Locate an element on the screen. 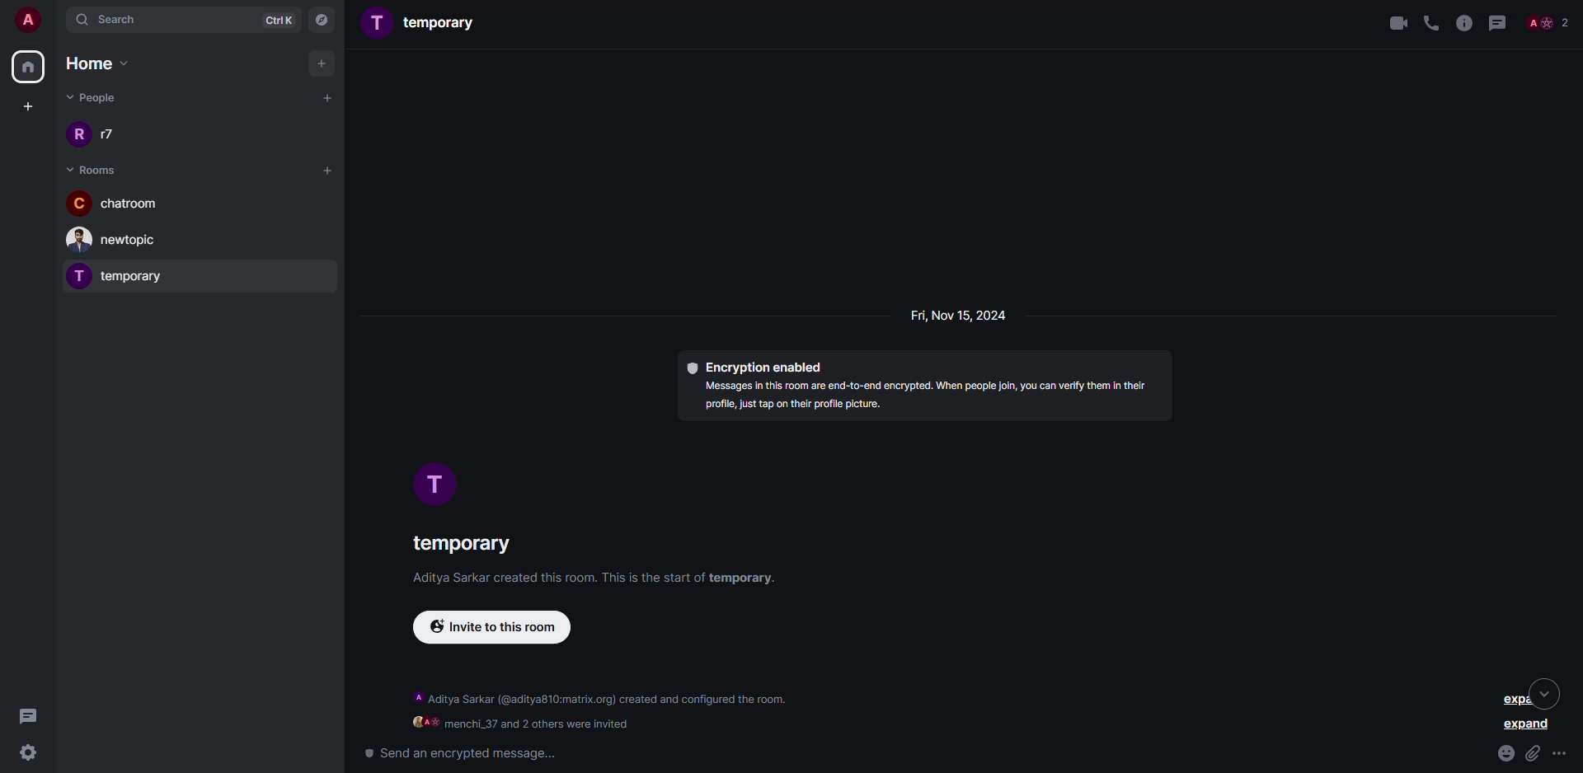  expand is located at coordinates (1528, 727).